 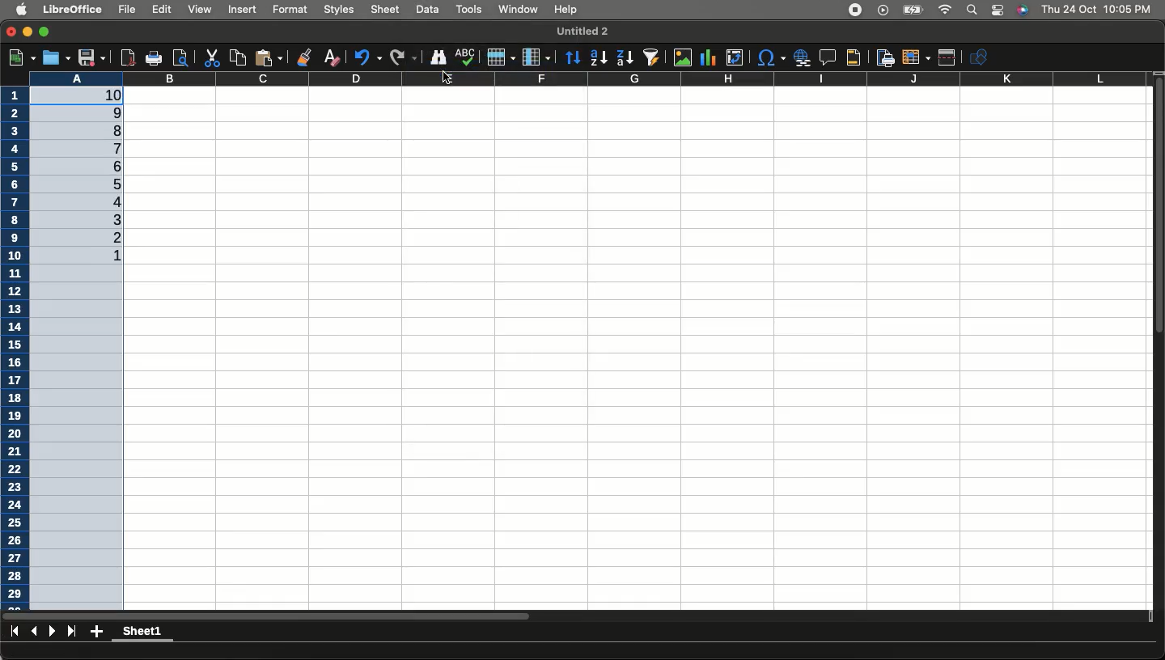 I want to click on Clone formatting, so click(x=306, y=56).